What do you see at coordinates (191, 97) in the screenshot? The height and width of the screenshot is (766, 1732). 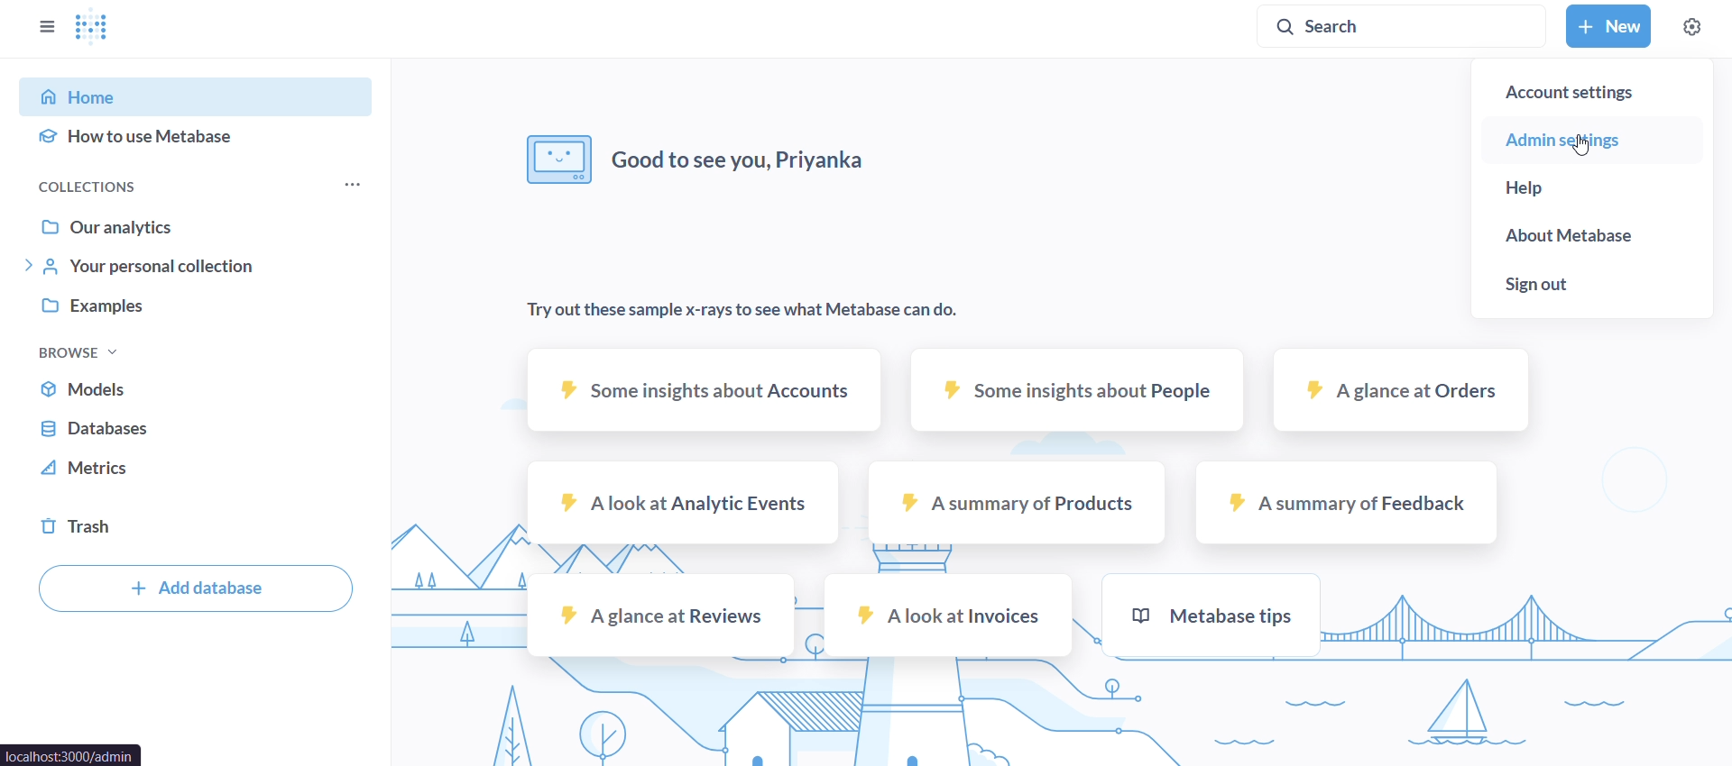 I see `home` at bounding box center [191, 97].